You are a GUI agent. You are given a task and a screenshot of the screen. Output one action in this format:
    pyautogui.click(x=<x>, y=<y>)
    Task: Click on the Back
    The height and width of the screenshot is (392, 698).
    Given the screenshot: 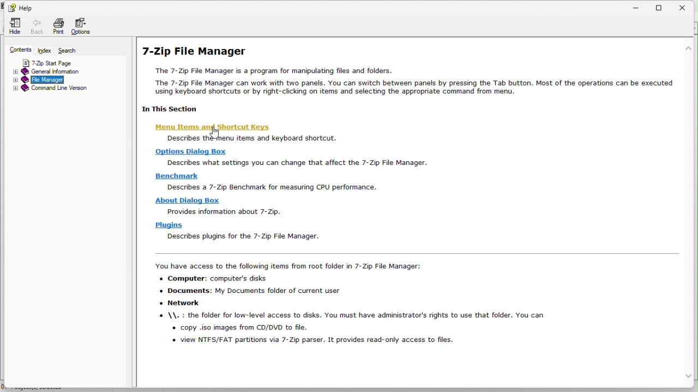 What is the action you would take?
    pyautogui.click(x=35, y=27)
    